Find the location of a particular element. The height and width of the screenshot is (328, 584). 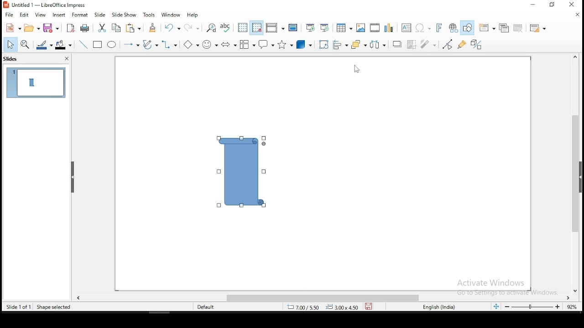

shadow is located at coordinates (396, 44).